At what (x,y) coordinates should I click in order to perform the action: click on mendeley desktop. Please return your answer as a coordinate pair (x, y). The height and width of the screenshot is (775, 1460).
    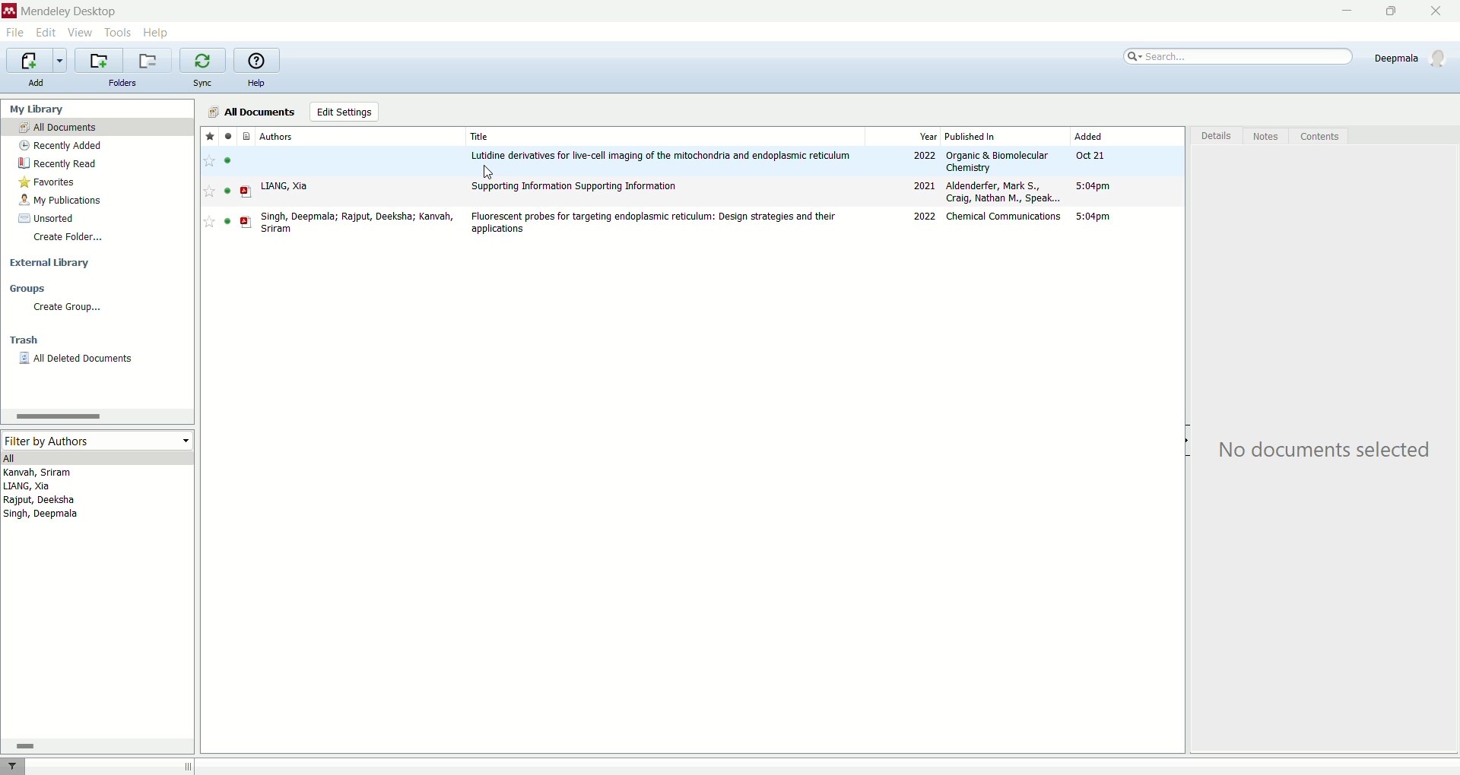
    Looking at the image, I should click on (67, 11).